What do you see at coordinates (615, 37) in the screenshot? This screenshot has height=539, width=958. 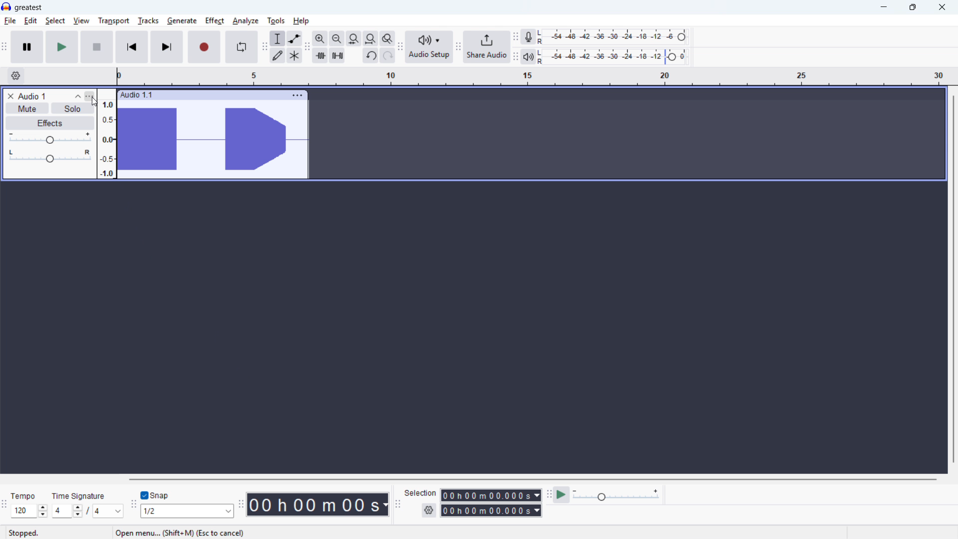 I see `recording level` at bounding box center [615, 37].